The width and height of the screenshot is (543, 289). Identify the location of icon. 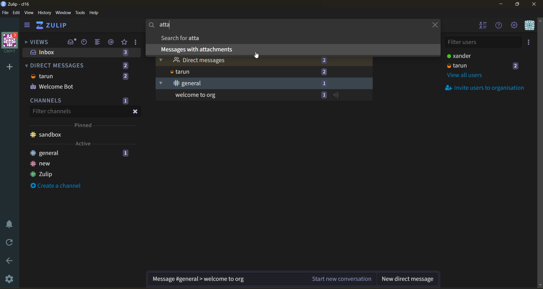
(337, 95).